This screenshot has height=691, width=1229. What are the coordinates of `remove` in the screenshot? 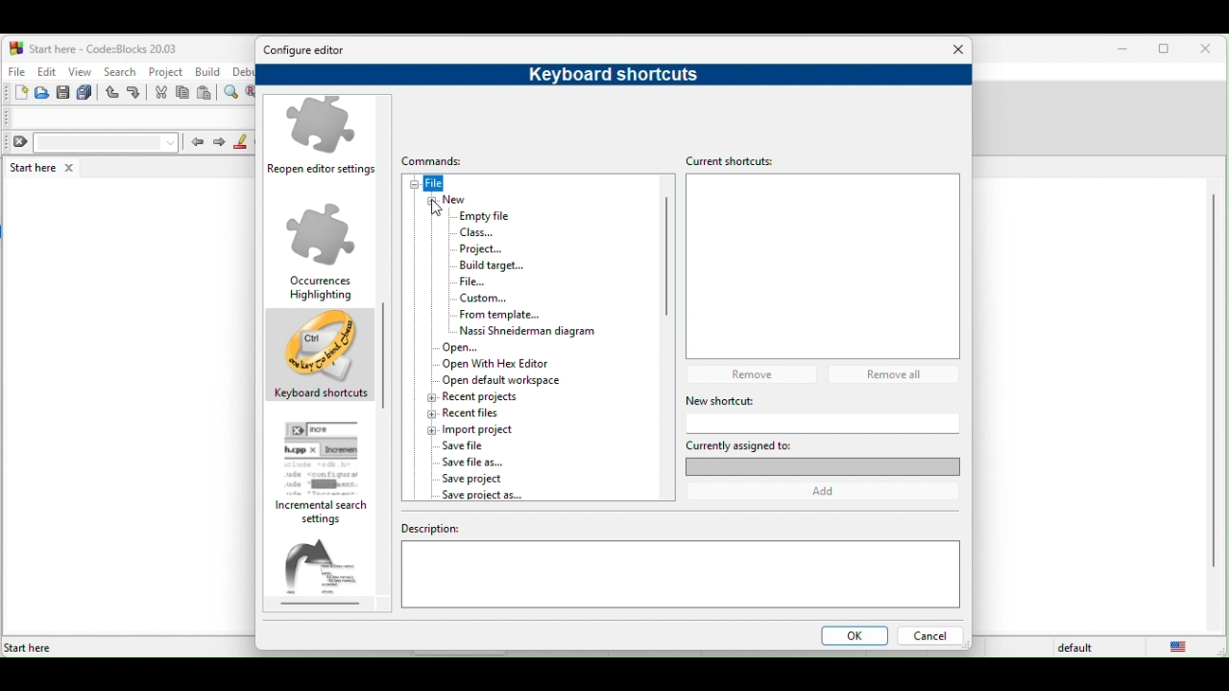 It's located at (757, 373).